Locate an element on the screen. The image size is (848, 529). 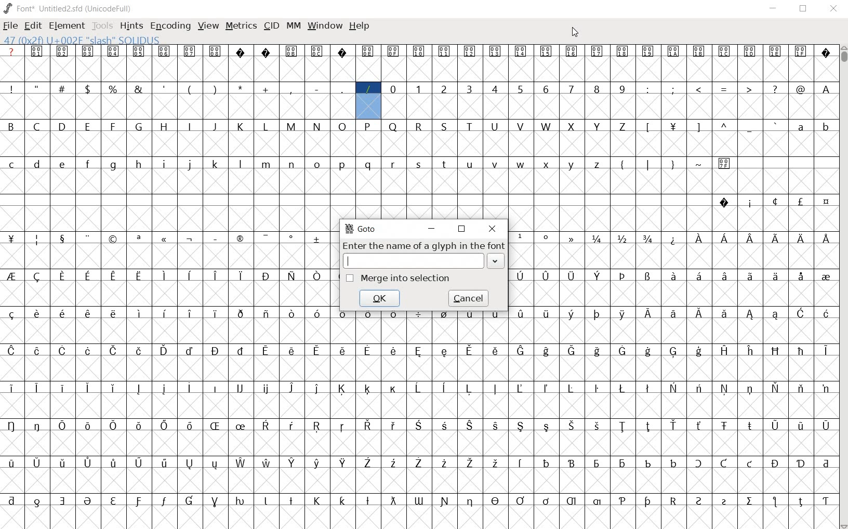
glyph is located at coordinates (266, 89).